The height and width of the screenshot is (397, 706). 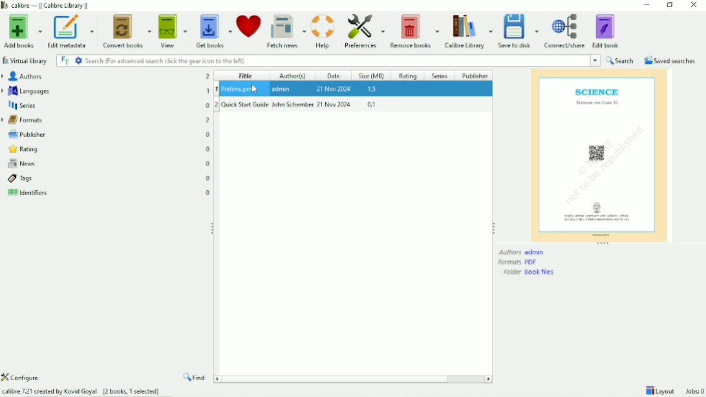 I want to click on Search, so click(x=323, y=60).